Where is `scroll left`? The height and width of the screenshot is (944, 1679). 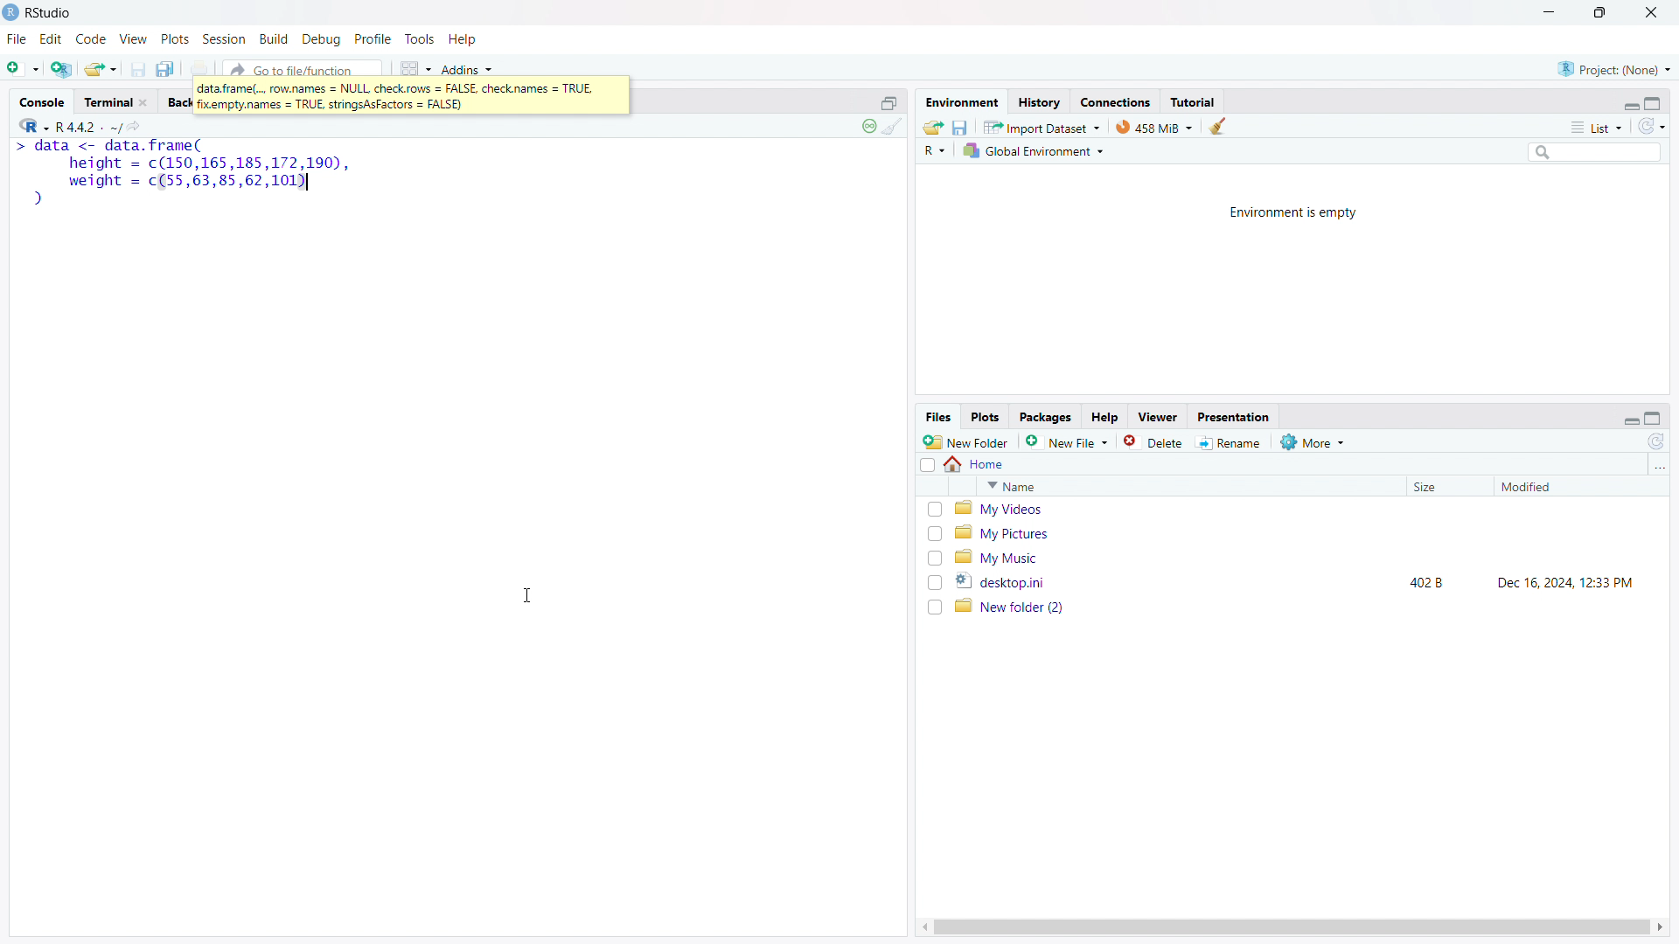 scroll left is located at coordinates (921, 927).